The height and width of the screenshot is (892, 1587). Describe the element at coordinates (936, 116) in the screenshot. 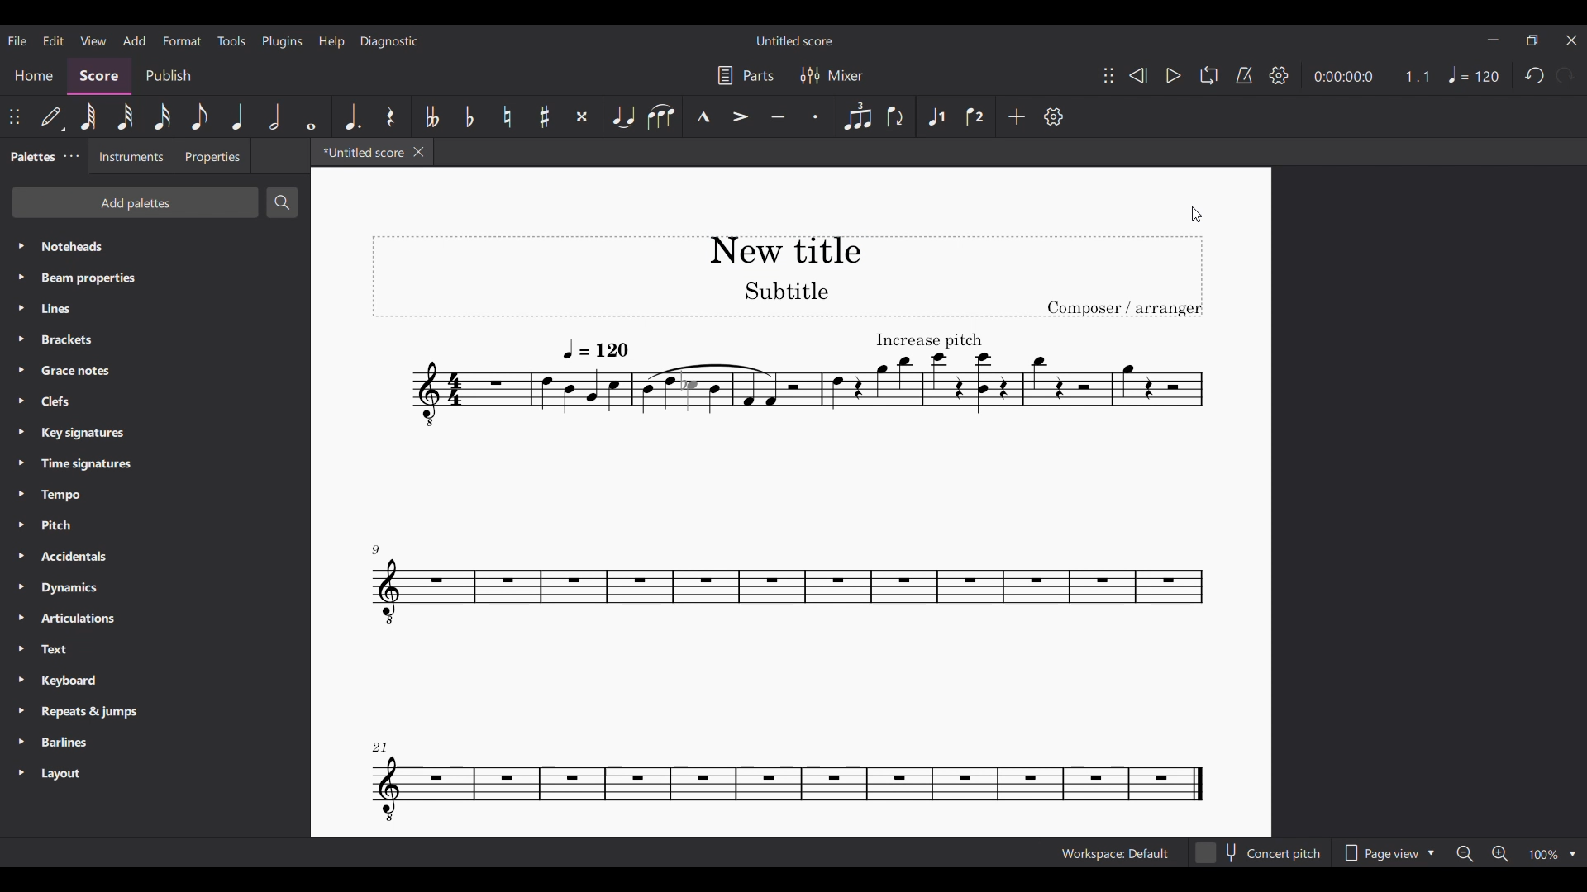

I see `Voice 1` at that location.